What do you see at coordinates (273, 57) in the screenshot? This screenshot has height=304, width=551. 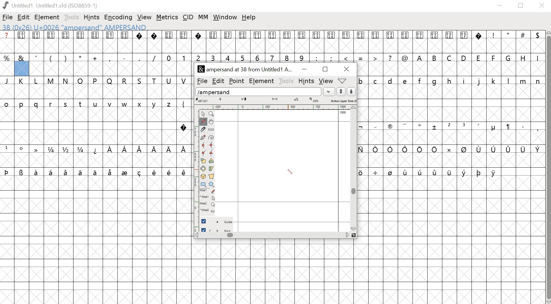 I see `7` at bounding box center [273, 57].